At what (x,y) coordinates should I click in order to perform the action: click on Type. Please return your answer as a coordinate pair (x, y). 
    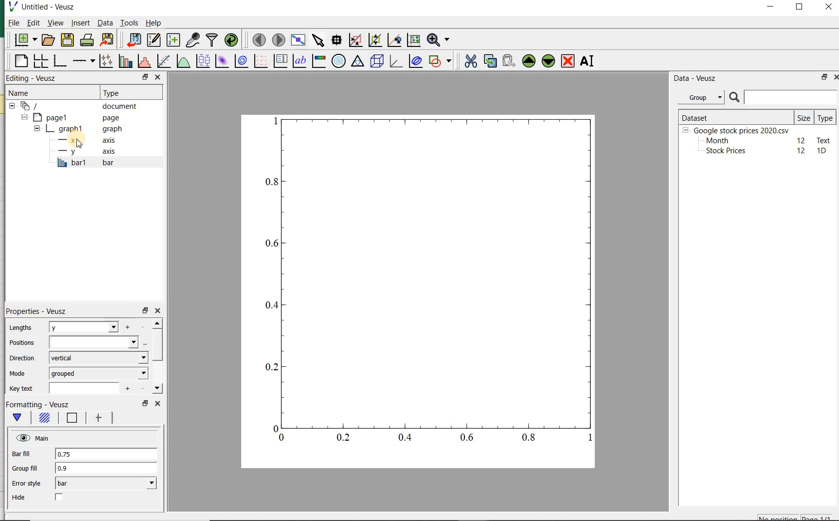
    Looking at the image, I should click on (825, 117).